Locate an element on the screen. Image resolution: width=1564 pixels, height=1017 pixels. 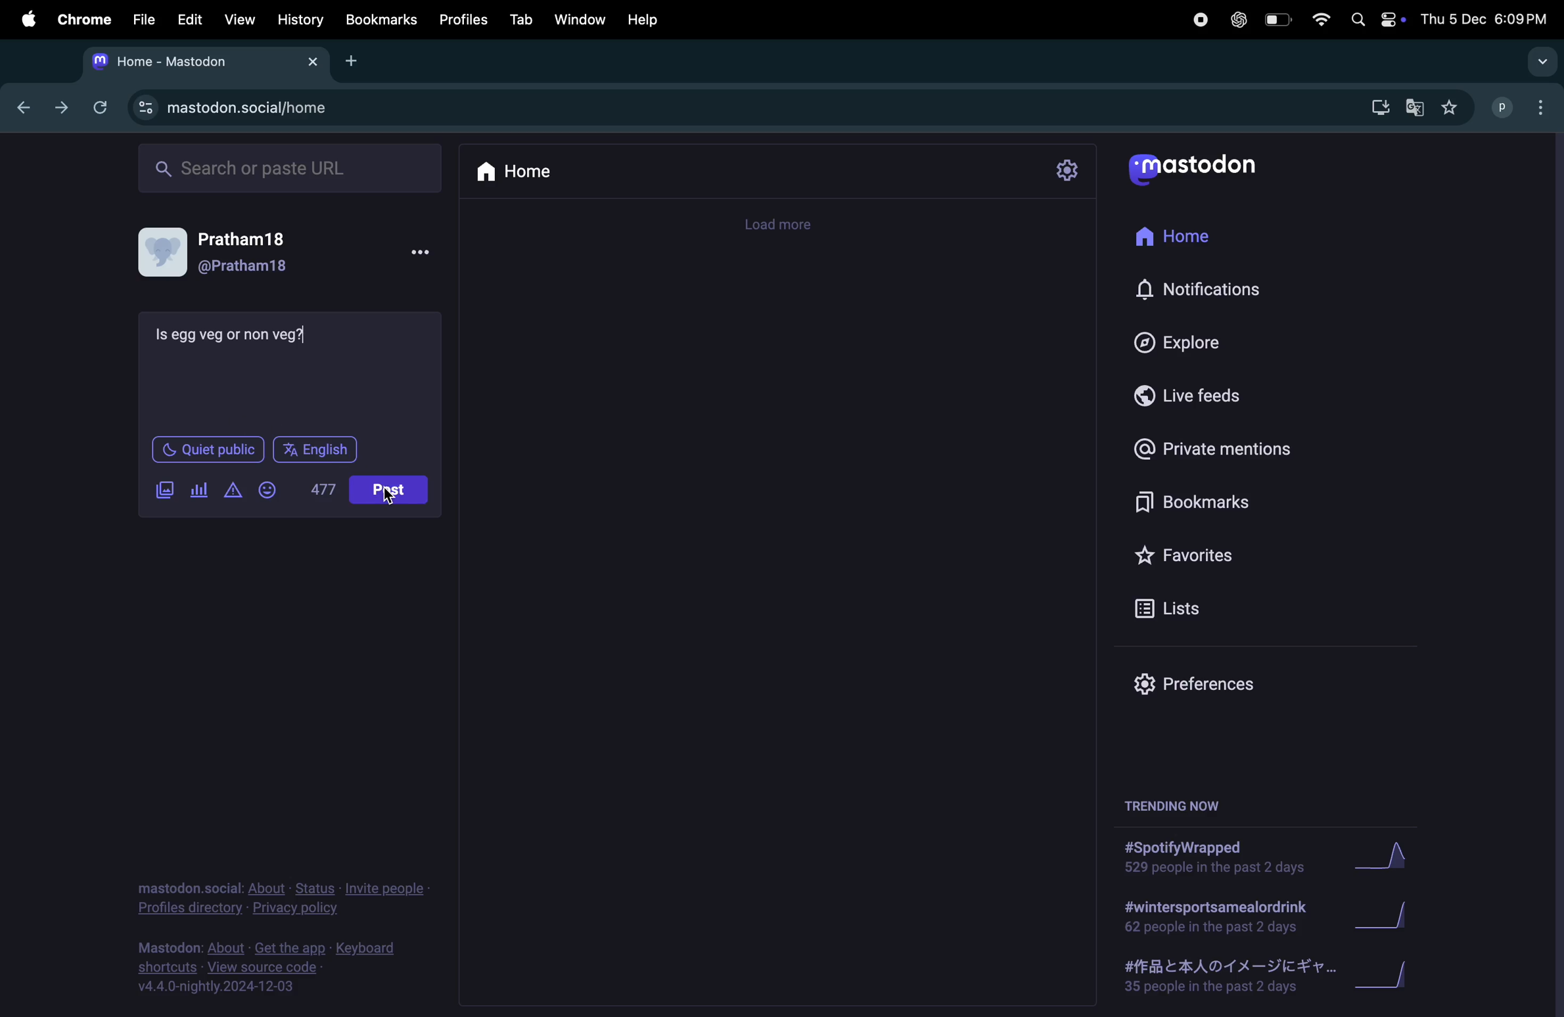
view is located at coordinates (237, 19).